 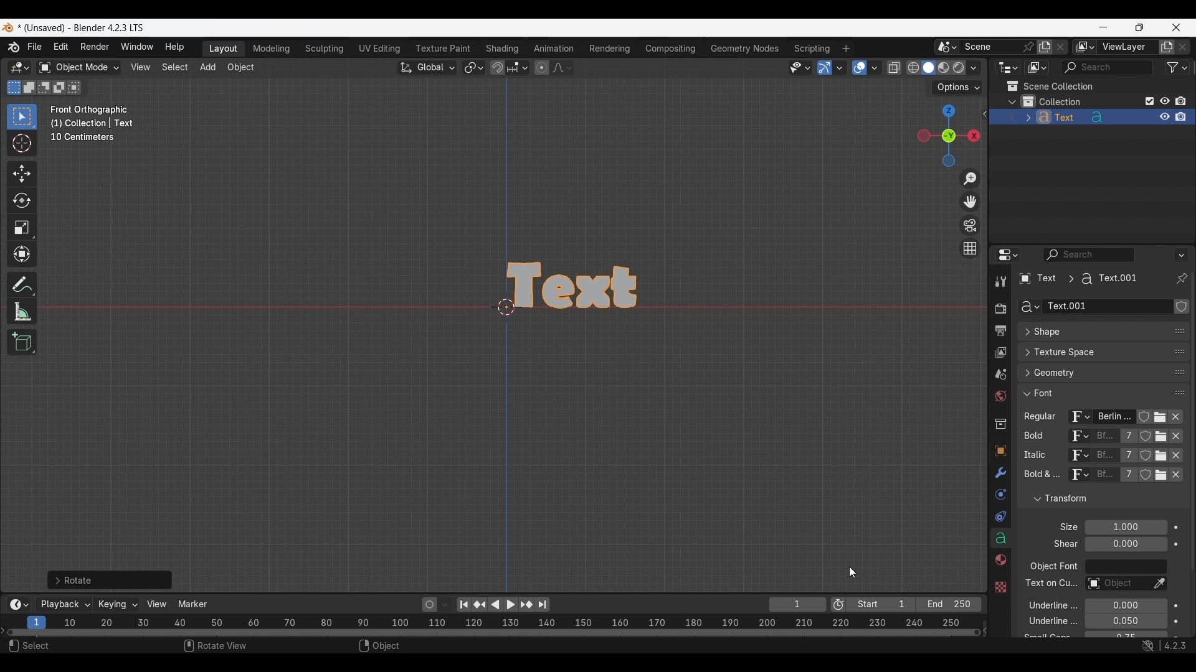 I want to click on Viewport shading, material preview, so click(x=943, y=67).